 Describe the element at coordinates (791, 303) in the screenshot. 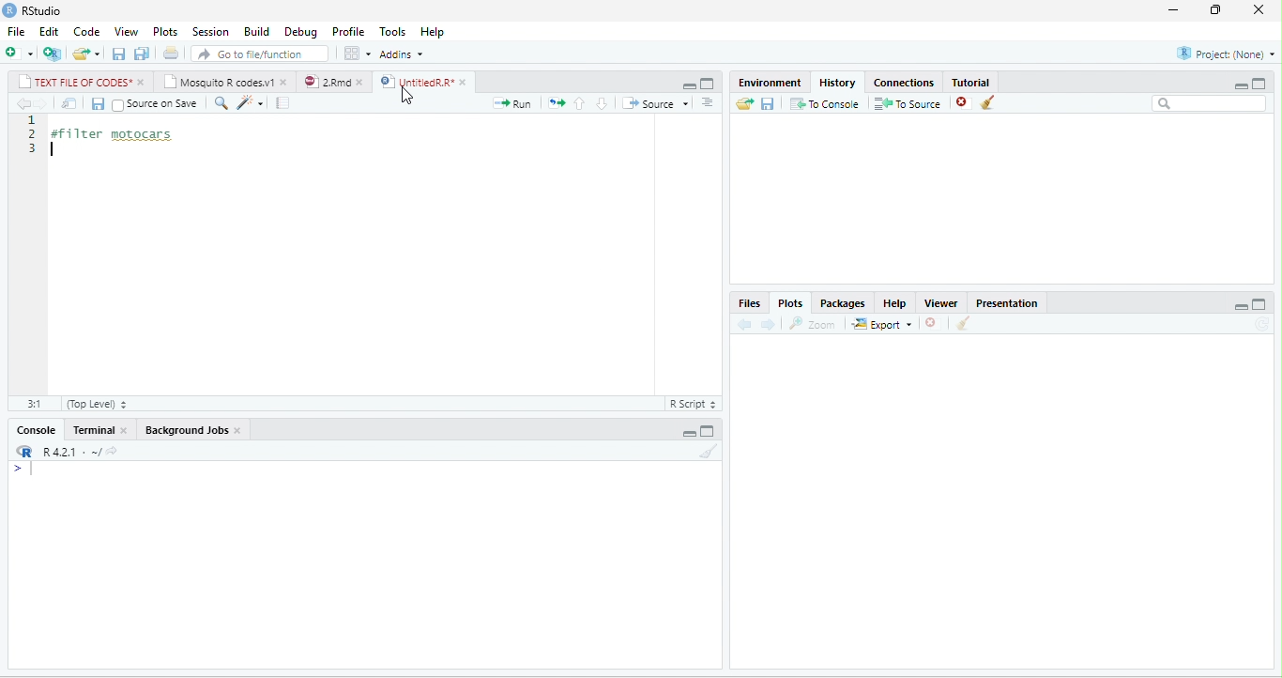

I see `Plots` at that location.